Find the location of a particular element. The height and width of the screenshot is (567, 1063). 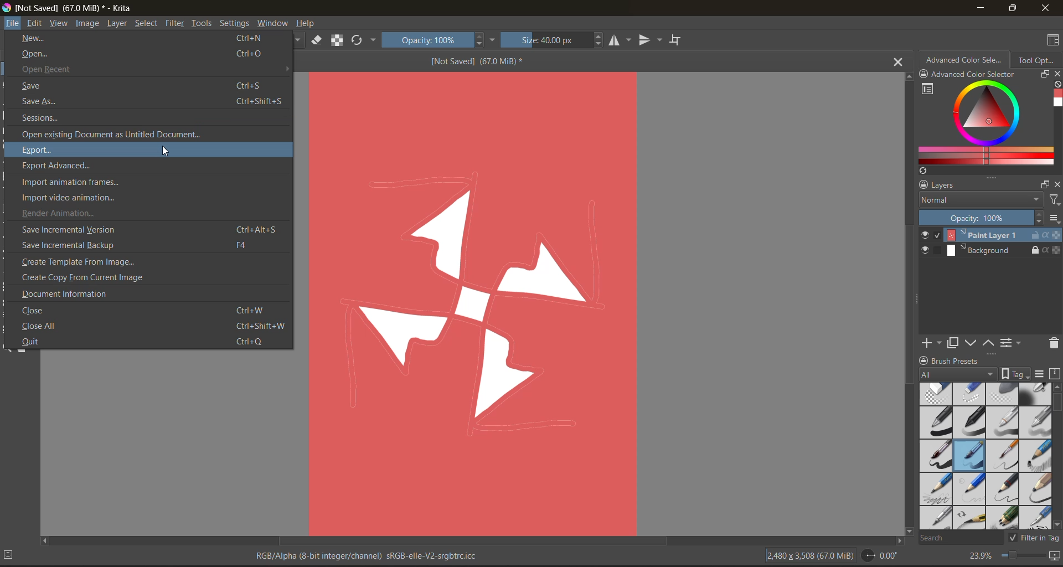

save is located at coordinates (147, 85).